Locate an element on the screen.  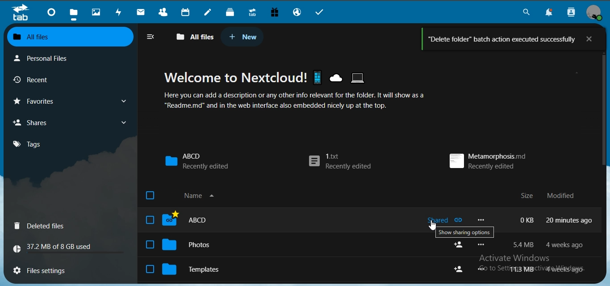
contacts is located at coordinates (164, 11).